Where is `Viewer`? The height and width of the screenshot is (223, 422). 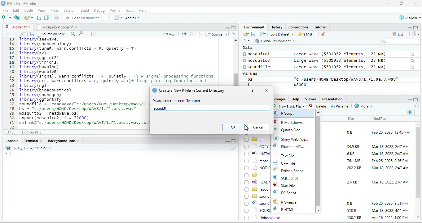
Viewer is located at coordinates (310, 99).